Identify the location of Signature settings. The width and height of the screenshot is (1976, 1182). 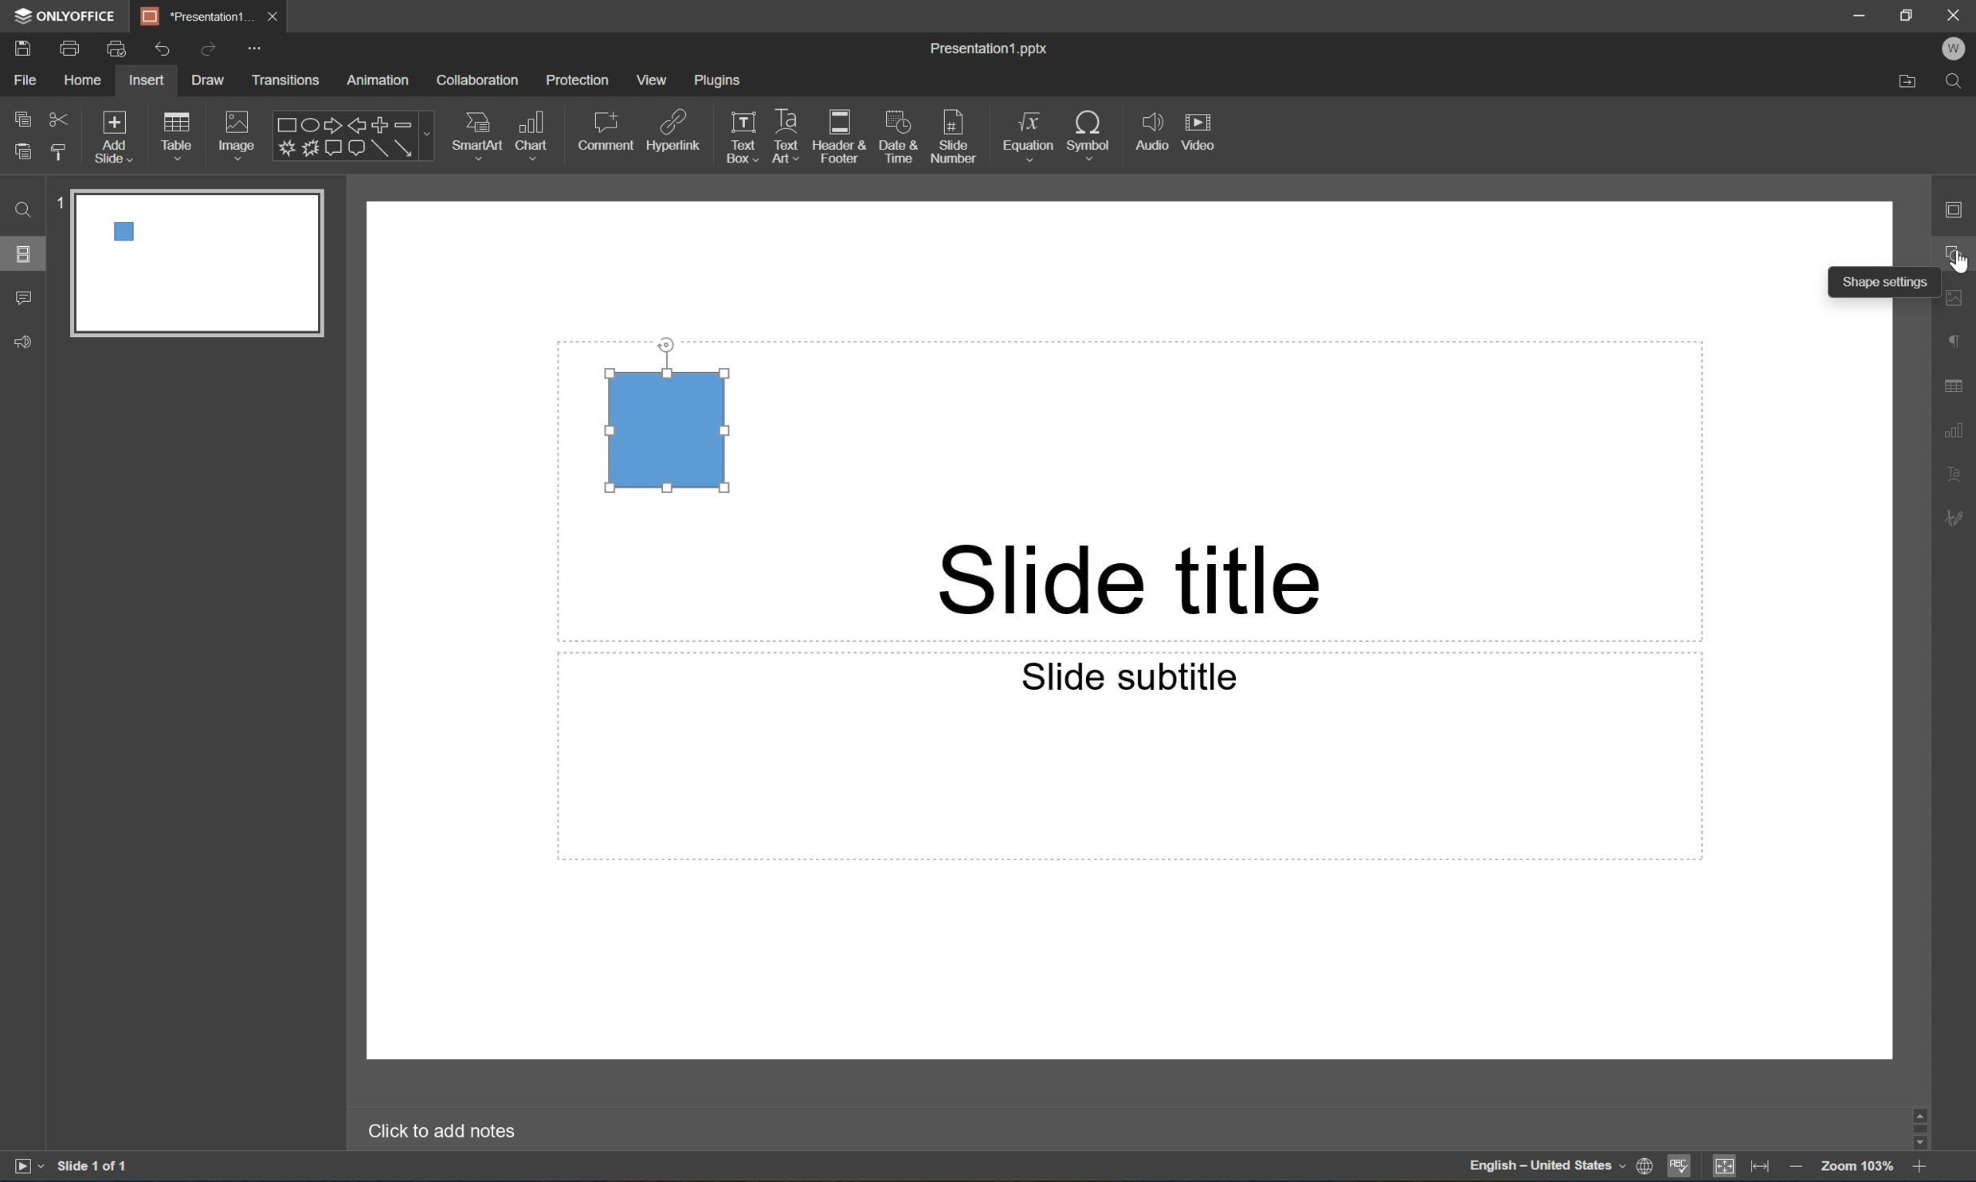
(1958, 519).